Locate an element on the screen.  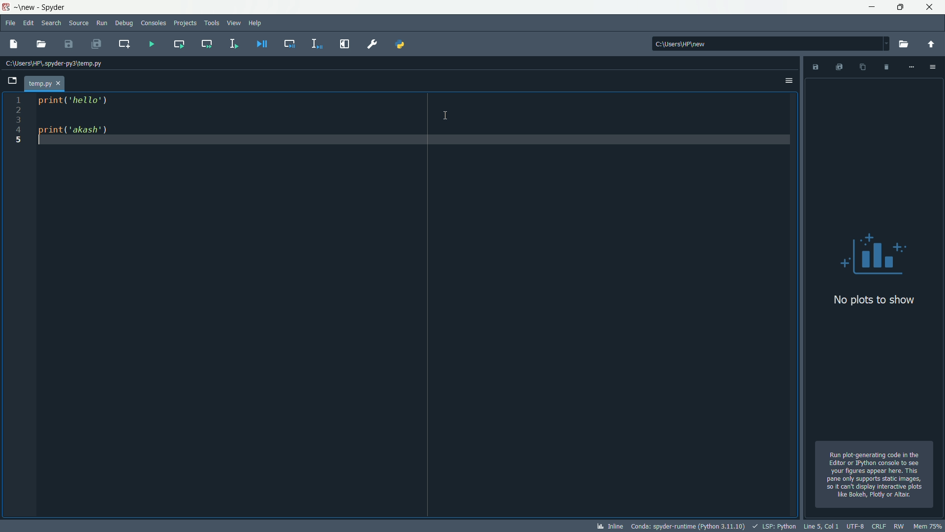
PYTHONPATH manager is located at coordinates (400, 45).